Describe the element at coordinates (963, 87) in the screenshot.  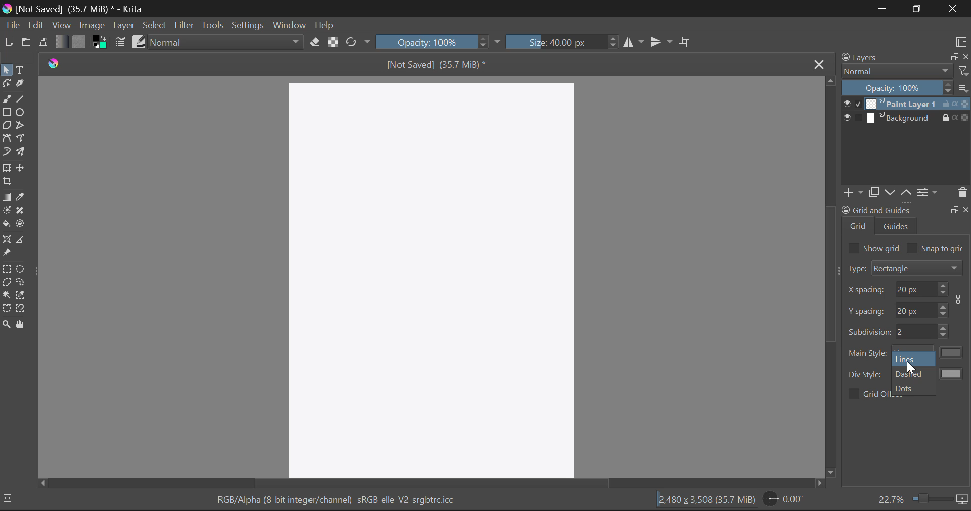
I see `more` at that location.